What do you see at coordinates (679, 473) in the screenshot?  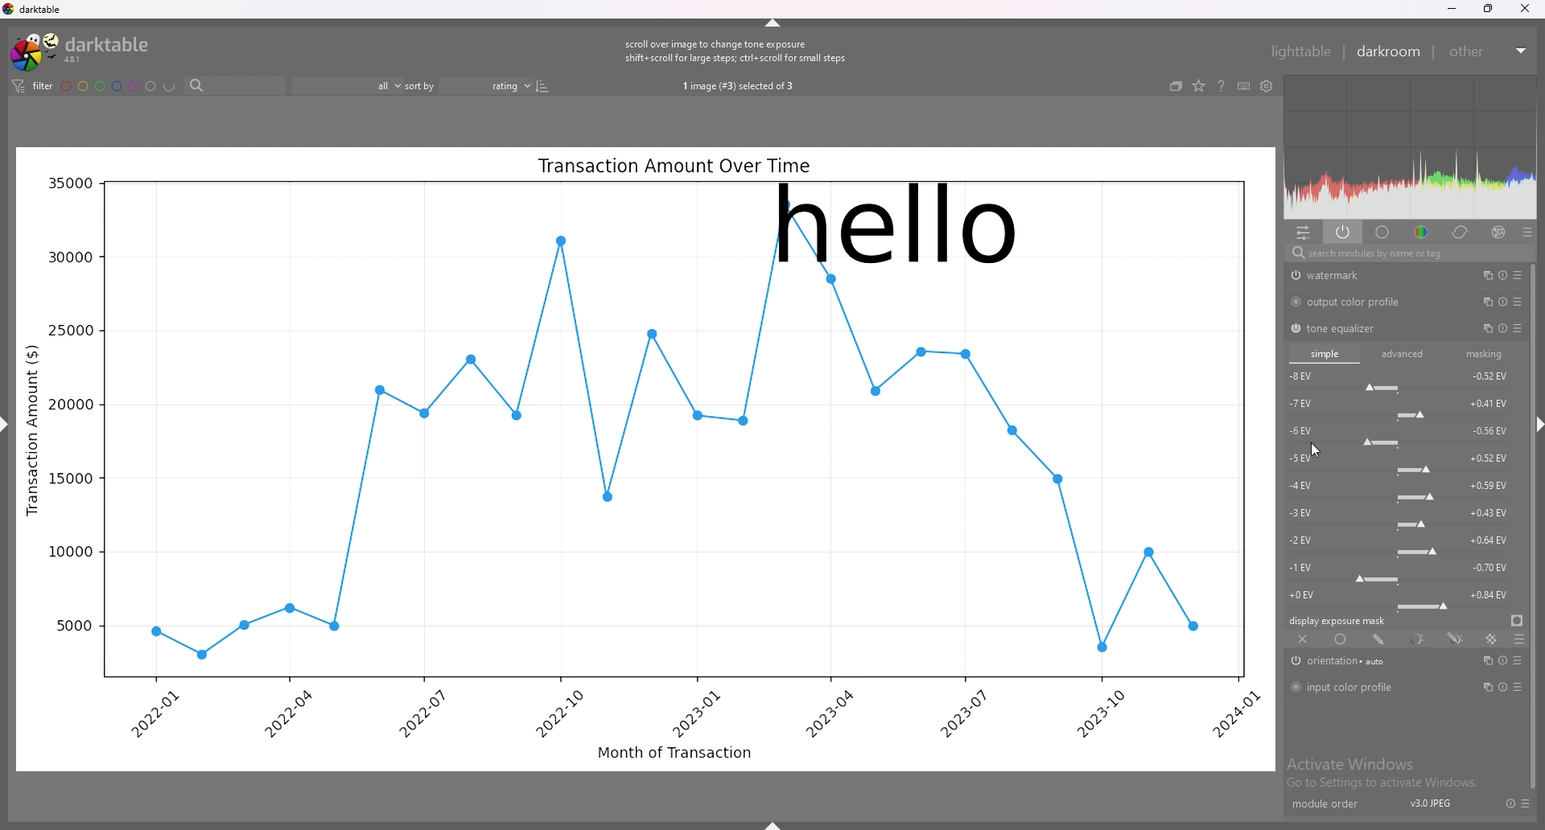 I see `graph line` at bounding box center [679, 473].